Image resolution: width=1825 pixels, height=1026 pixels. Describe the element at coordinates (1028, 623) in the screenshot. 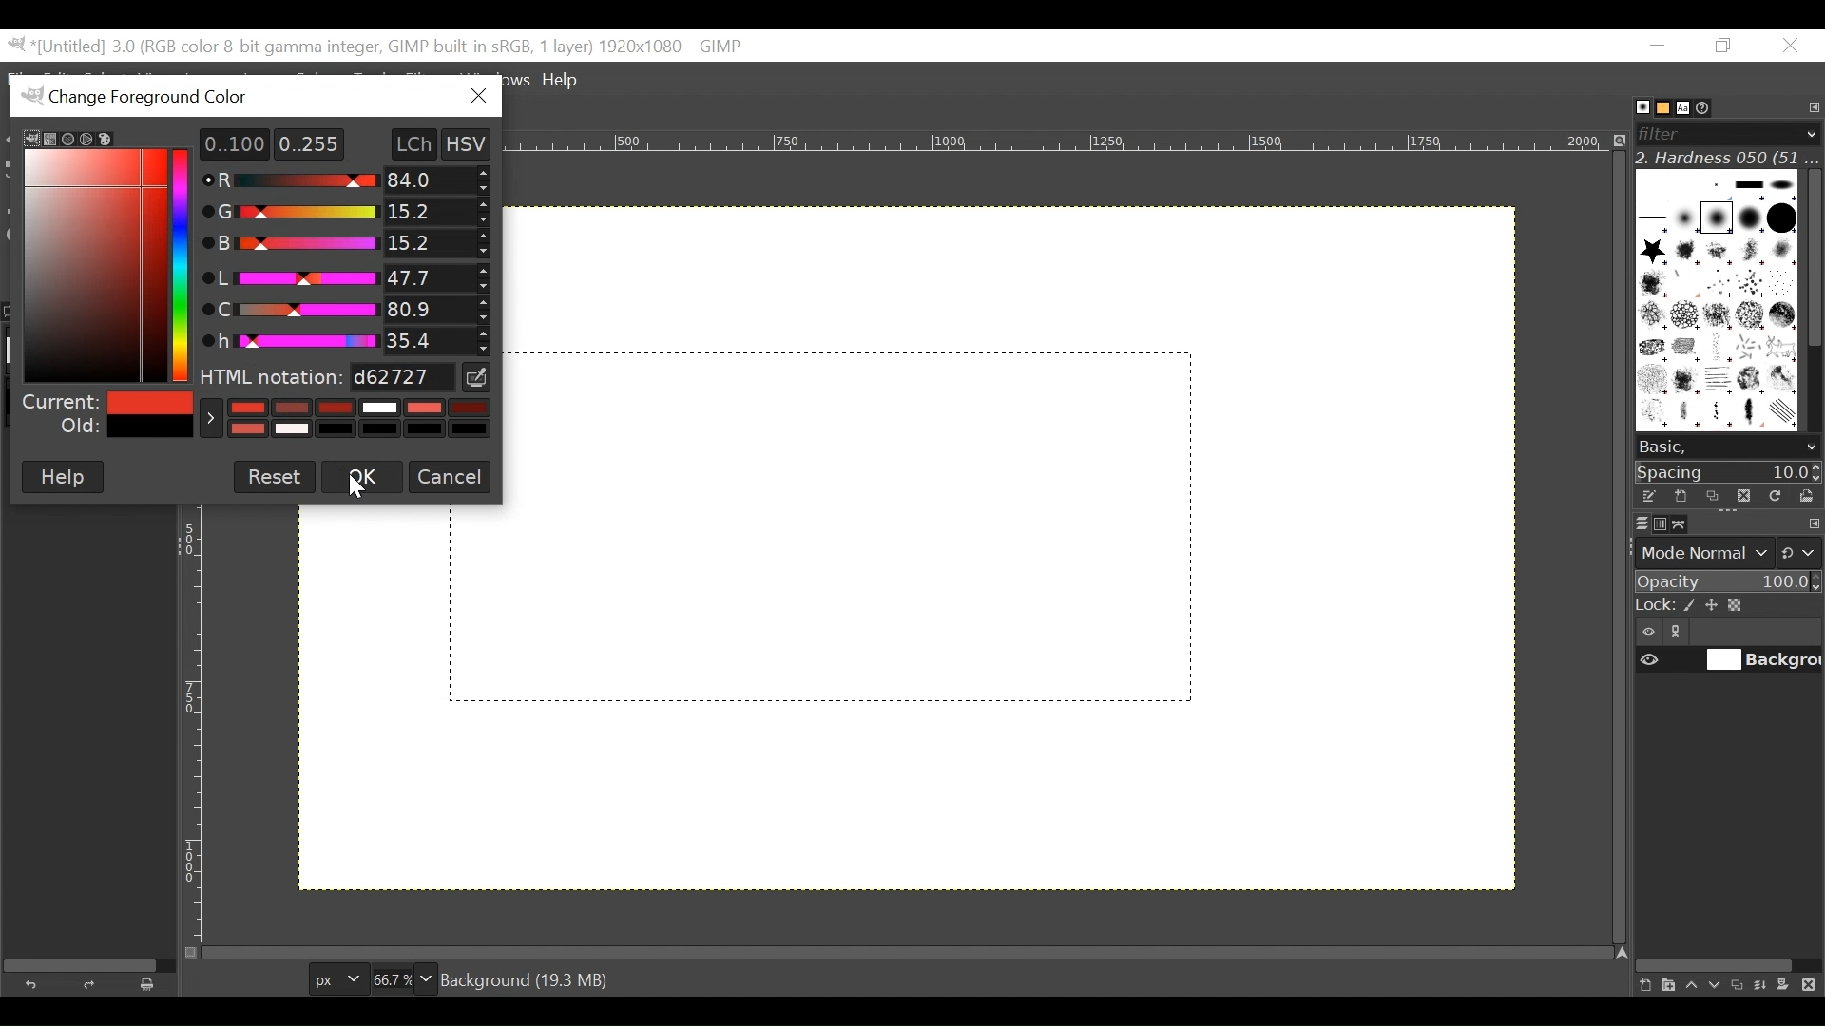

I see `Background` at that location.